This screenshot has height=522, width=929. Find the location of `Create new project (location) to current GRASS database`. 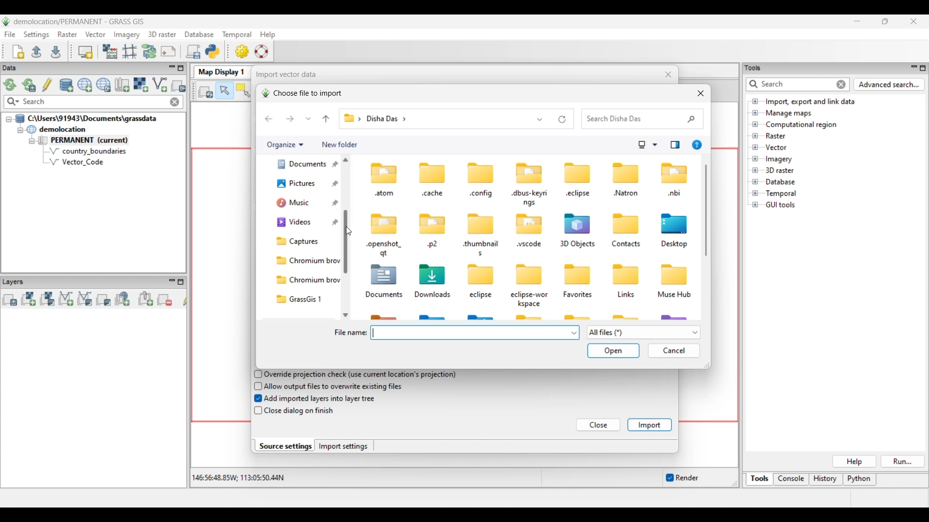

Create new project (location) to current GRASS database is located at coordinates (85, 85).